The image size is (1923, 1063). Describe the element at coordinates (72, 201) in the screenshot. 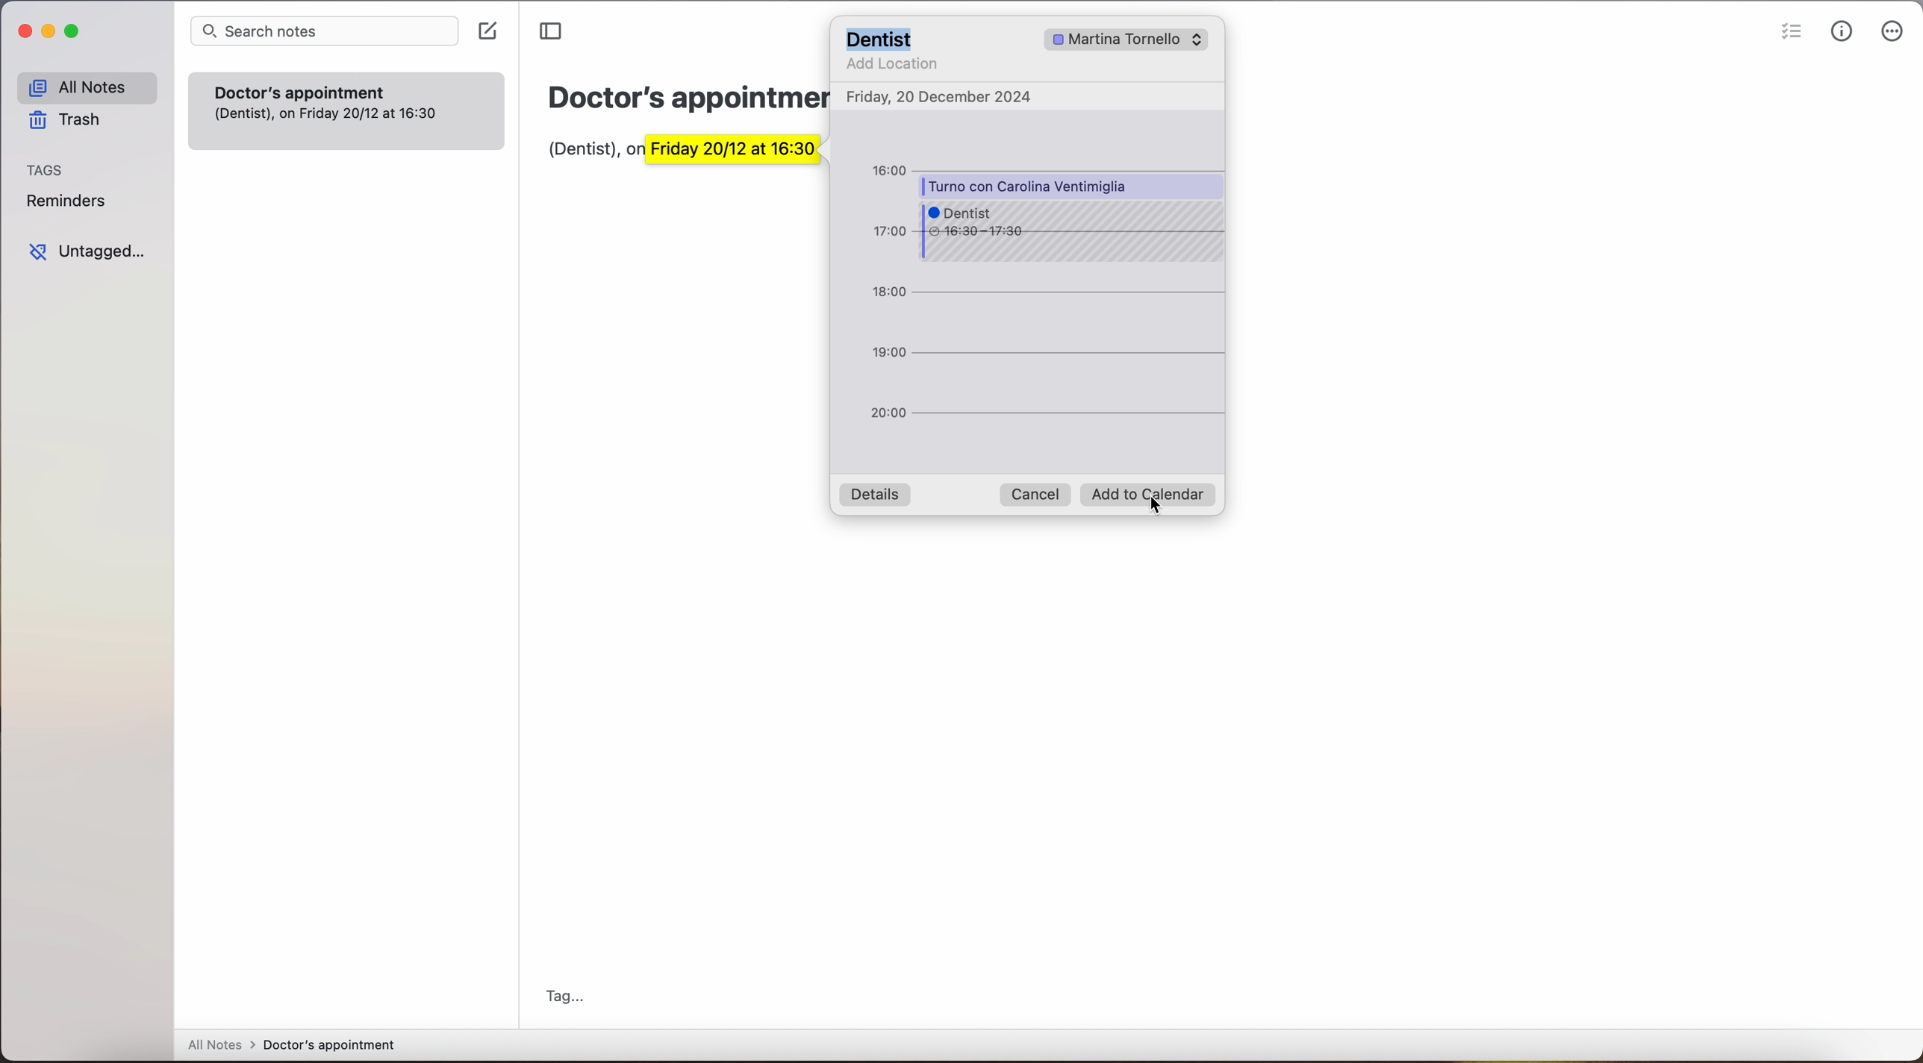

I see `Reminders` at that location.